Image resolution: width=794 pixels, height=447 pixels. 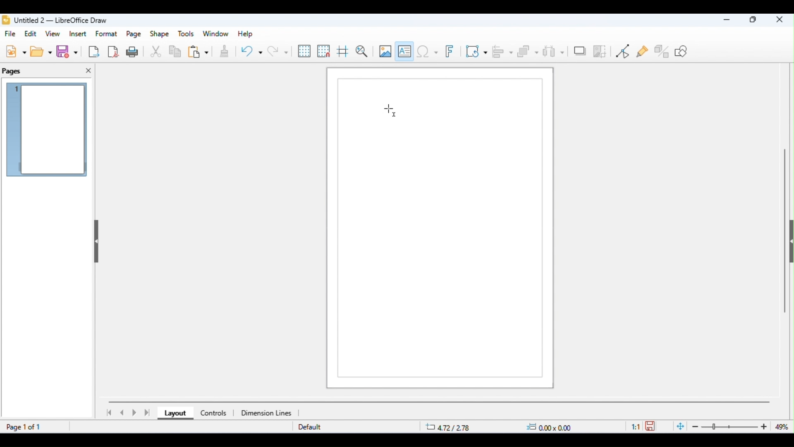 What do you see at coordinates (114, 51) in the screenshot?
I see `export as pdf` at bounding box center [114, 51].